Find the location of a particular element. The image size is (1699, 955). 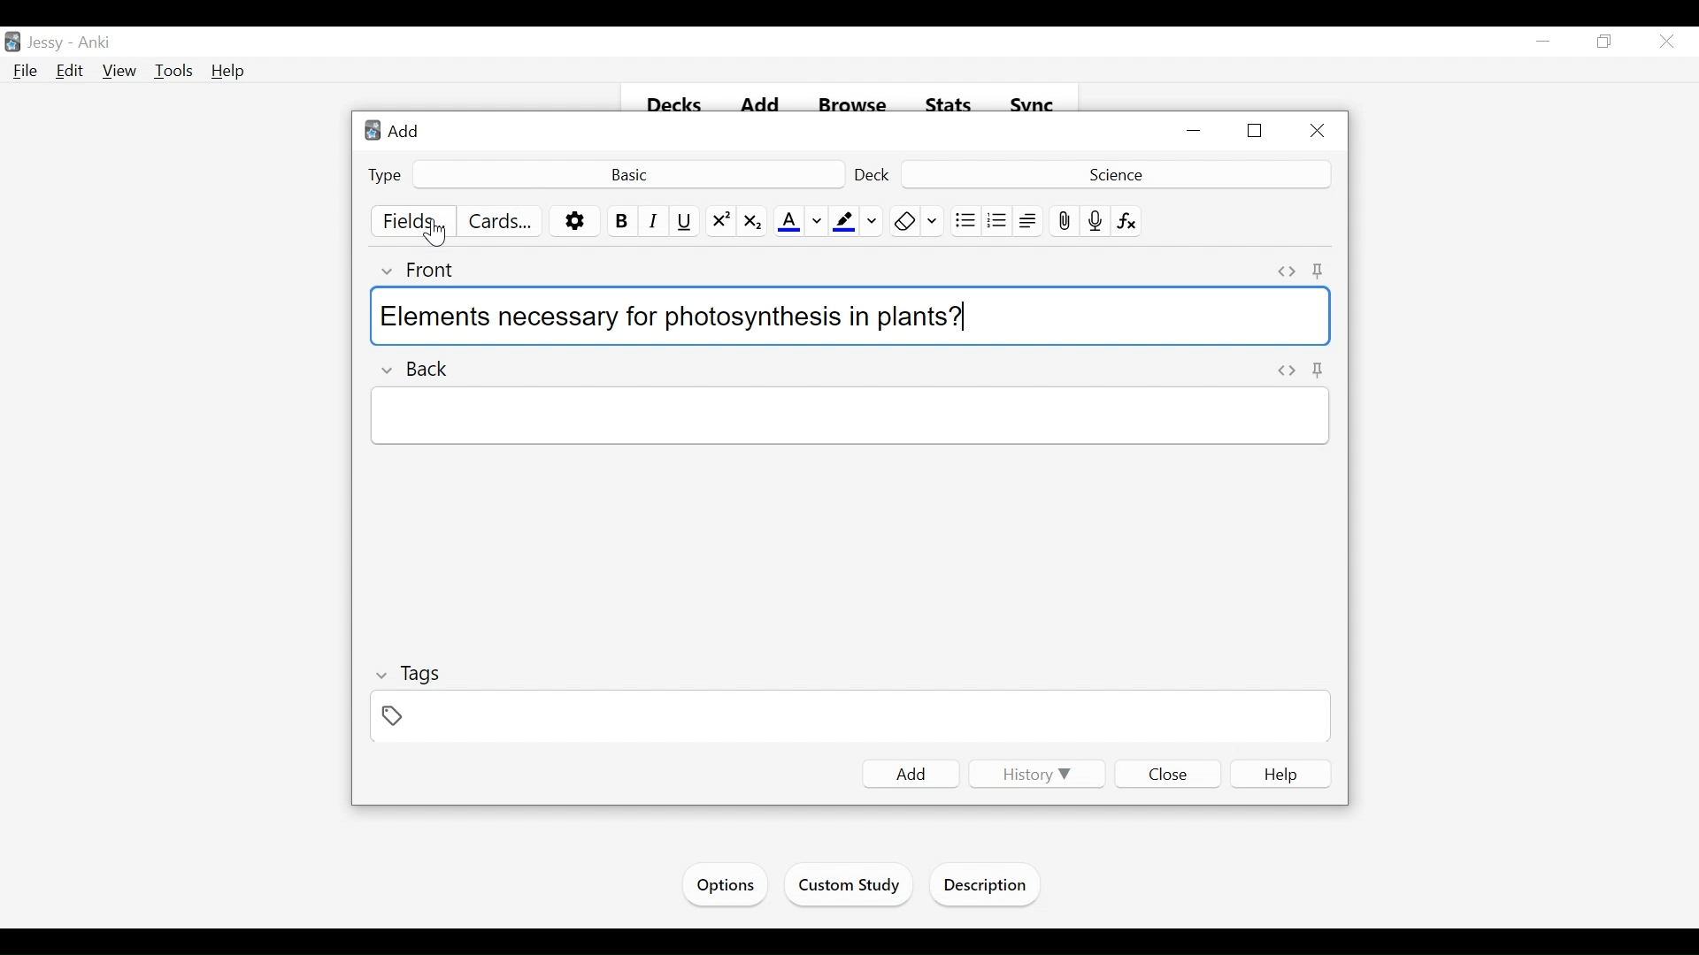

Toggle HTML Editor is located at coordinates (1321, 371).